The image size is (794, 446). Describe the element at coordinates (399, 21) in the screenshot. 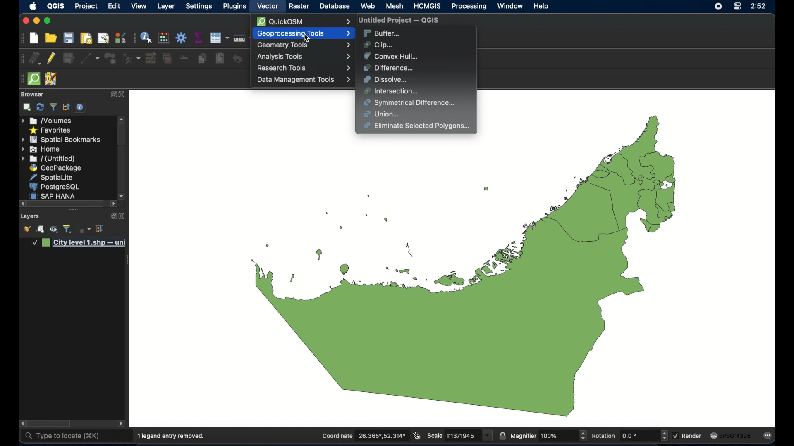

I see `untitled project - QGIS` at that location.